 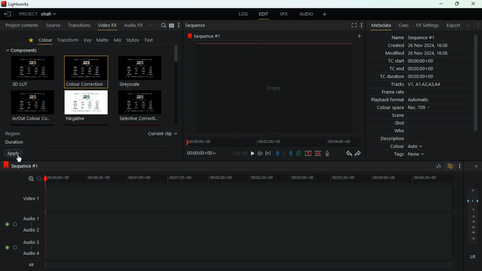 What do you see at coordinates (273, 141) in the screenshot?
I see `time` at bounding box center [273, 141].